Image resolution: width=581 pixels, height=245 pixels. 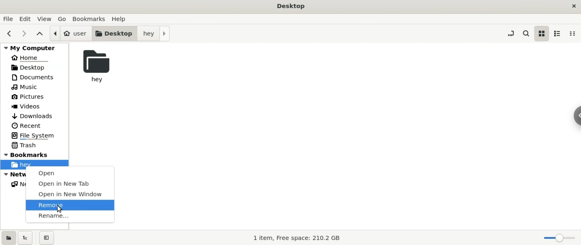 What do you see at coordinates (71, 185) in the screenshot?
I see `open in new tab` at bounding box center [71, 185].